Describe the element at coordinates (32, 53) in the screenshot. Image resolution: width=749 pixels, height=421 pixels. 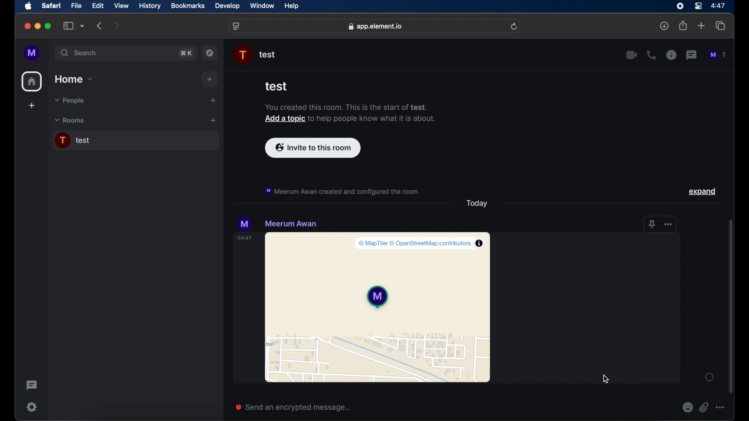
I see `profile` at that location.